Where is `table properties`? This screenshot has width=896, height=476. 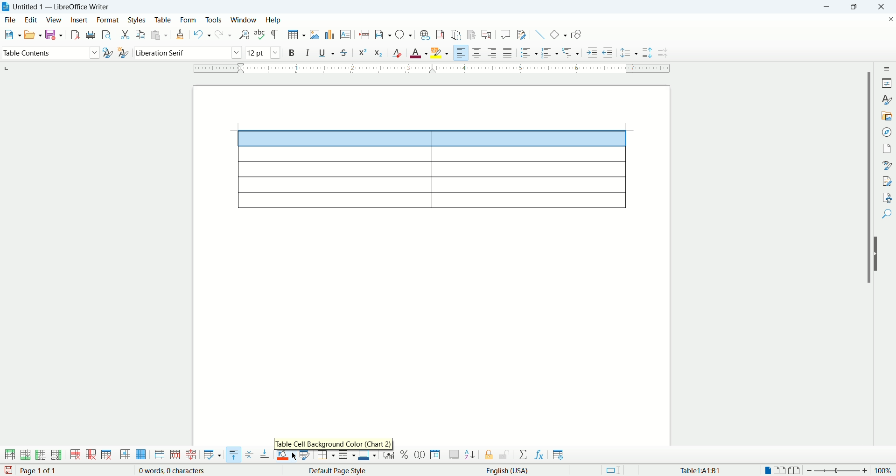
table properties is located at coordinates (558, 455).